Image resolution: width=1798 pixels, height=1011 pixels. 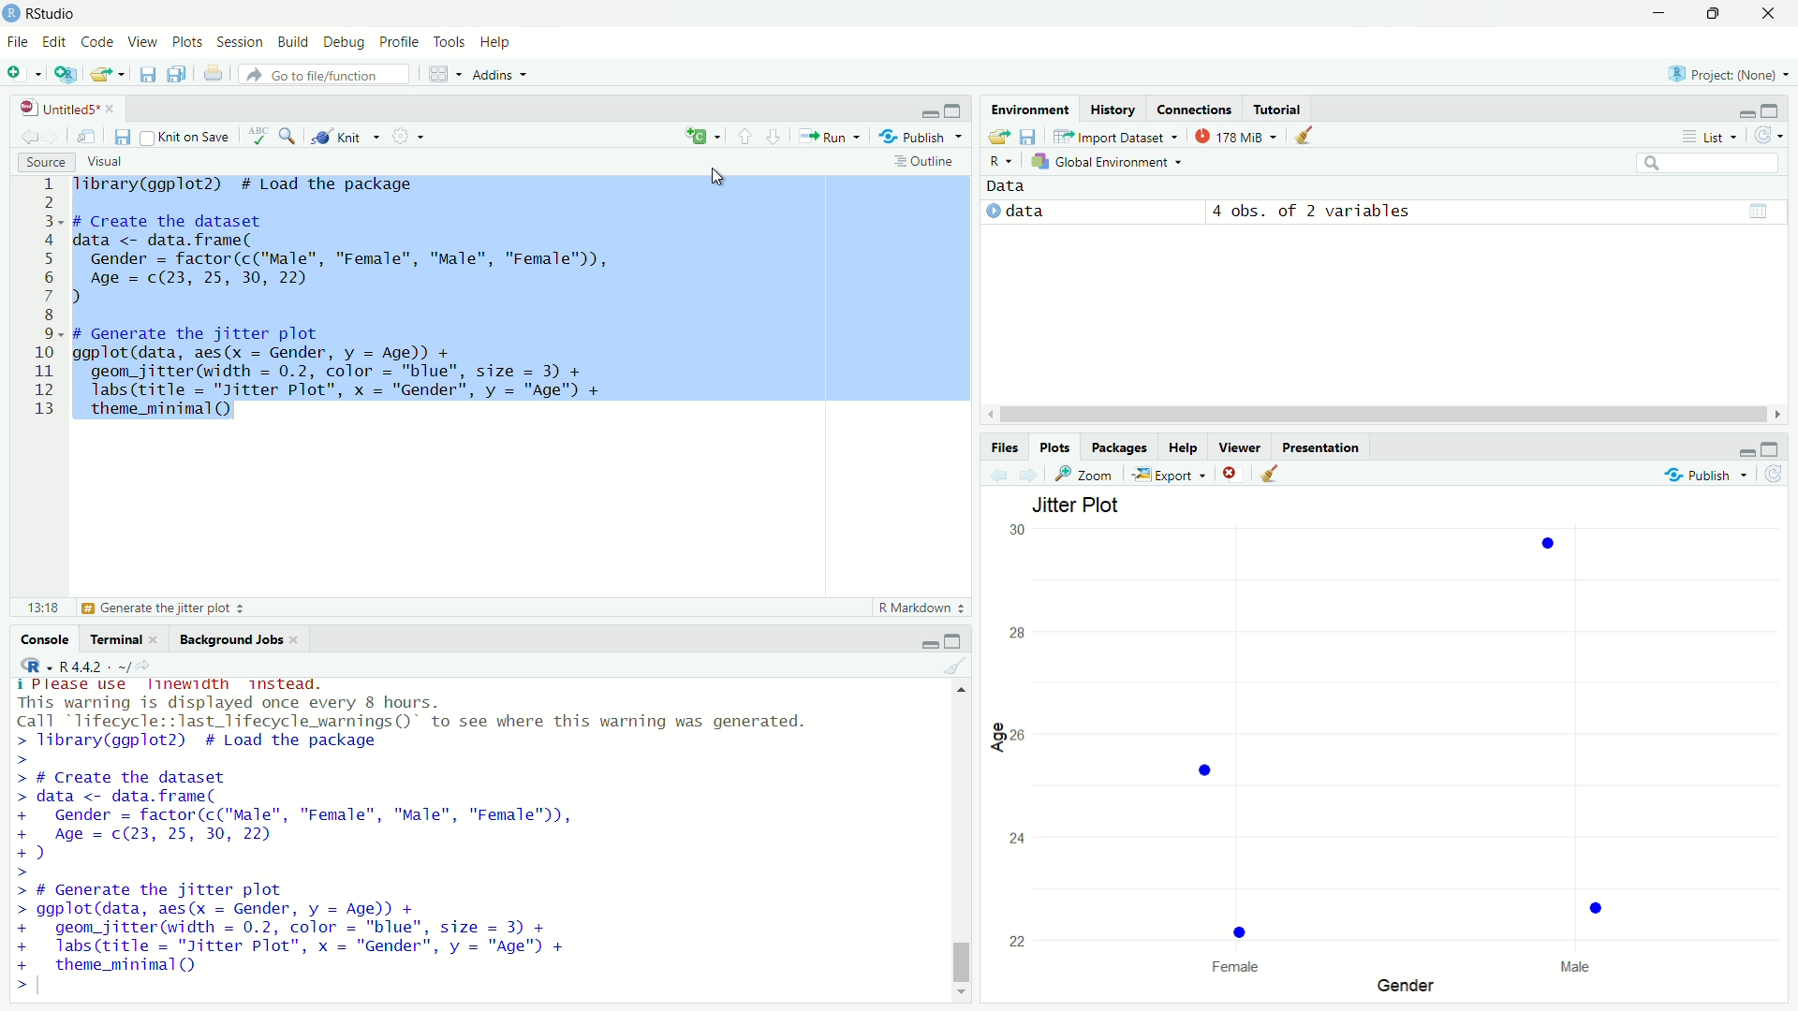 What do you see at coordinates (56, 134) in the screenshot?
I see `go forward to next source location` at bounding box center [56, 134].